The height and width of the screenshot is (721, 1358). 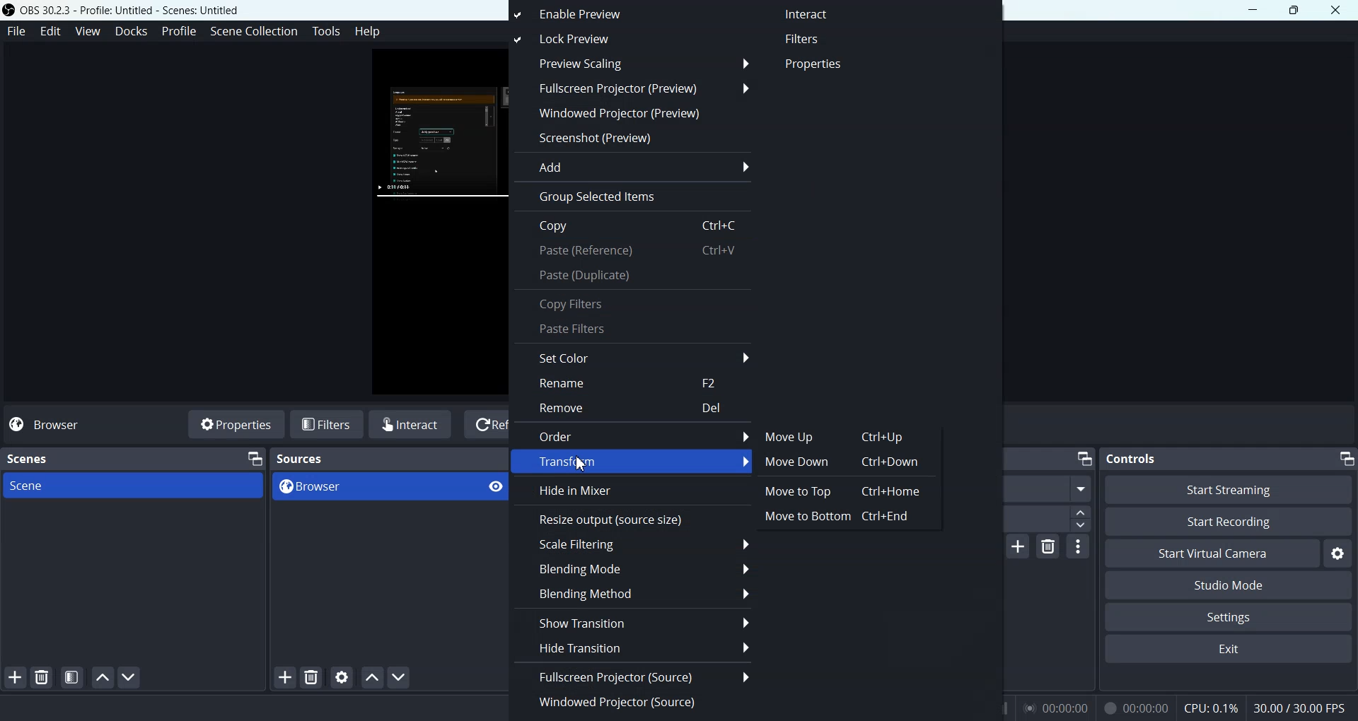 What do you see at coordinates (412, 424) in the screenshot?
I see `Interact` at bounding box center [412, 424].